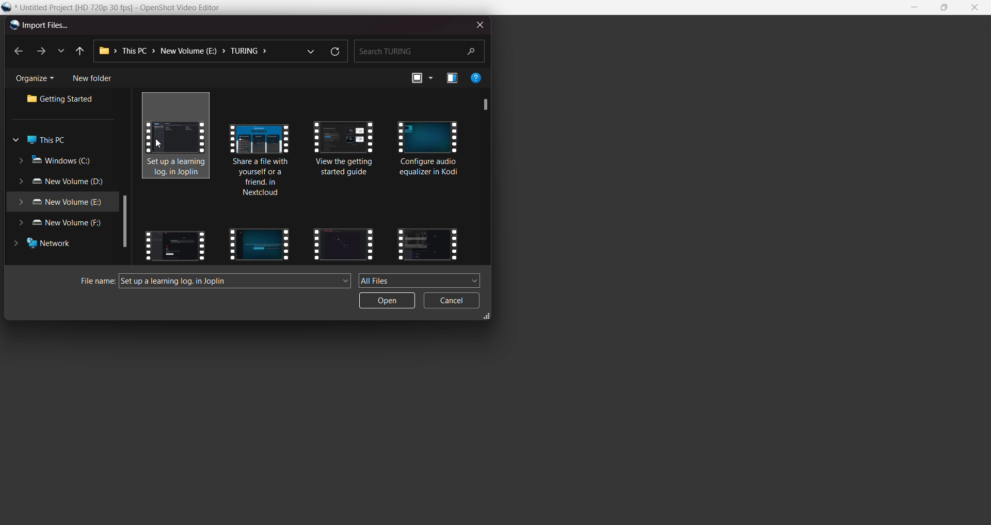 This screenshot has height=525, width=991. What do you see at coordinates (38, 26) in the screenshot?
I see `import files` at bounding box center [38, 26].